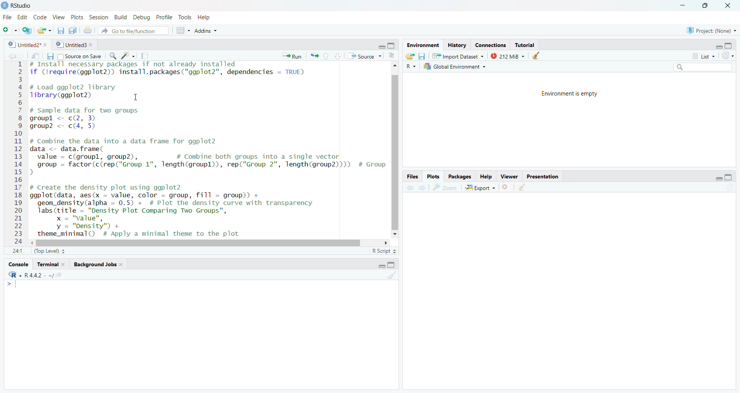  Describe the element at coordinates (50, 252) in the screenshot. I see `top level` at that location.